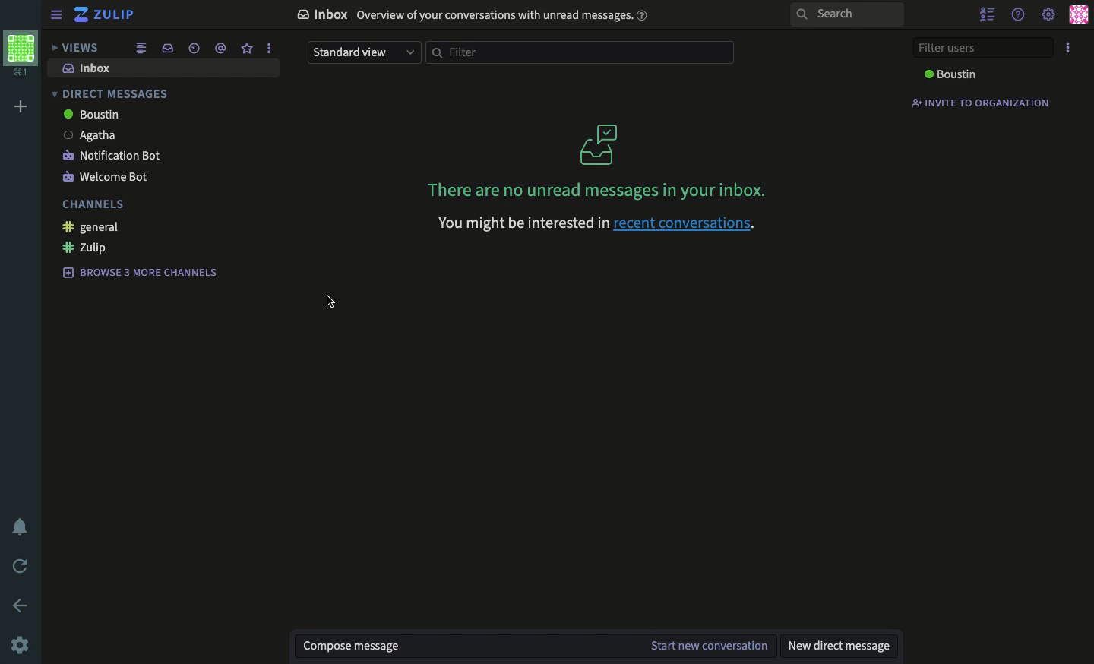 The height and width of the screenshot is (664, 1094). What do you see at coordinates (104, 179) in the screenshot?
I see `welcome bot` at bounding box center [104, 179].